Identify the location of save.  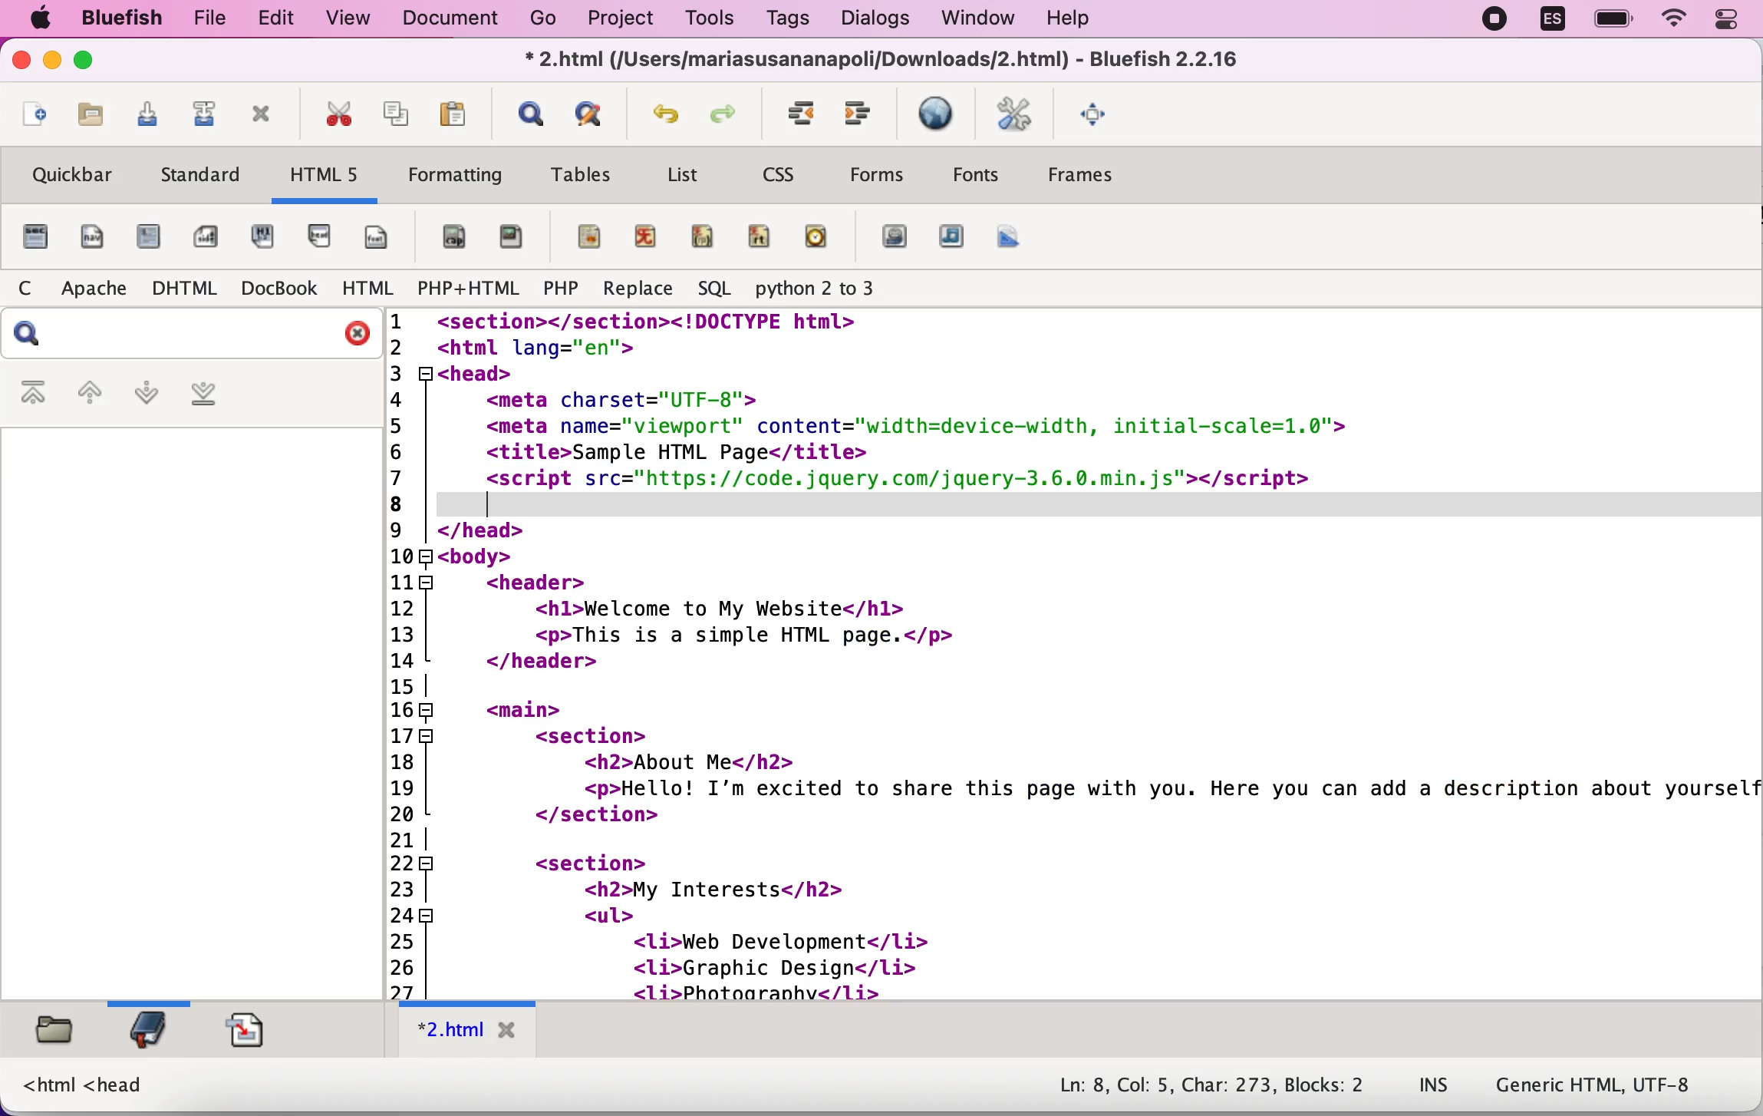
(147, 115).